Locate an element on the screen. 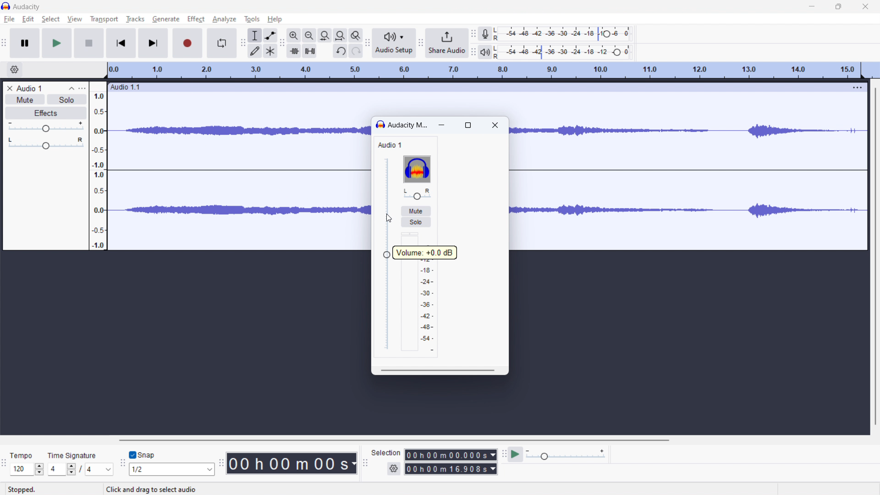 This screenshot has height=495, width=880. logo is located at coordinates (380, 125).